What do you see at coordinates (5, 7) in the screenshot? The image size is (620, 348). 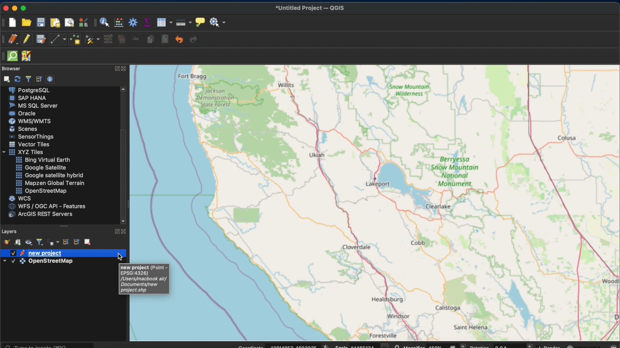 I see `close` at bounding box center [5, 7].